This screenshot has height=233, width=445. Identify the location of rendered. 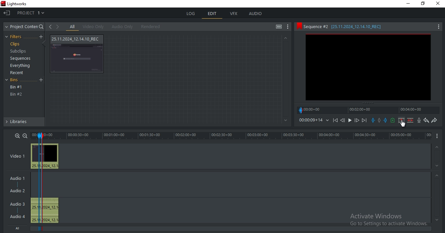
(151, 26).